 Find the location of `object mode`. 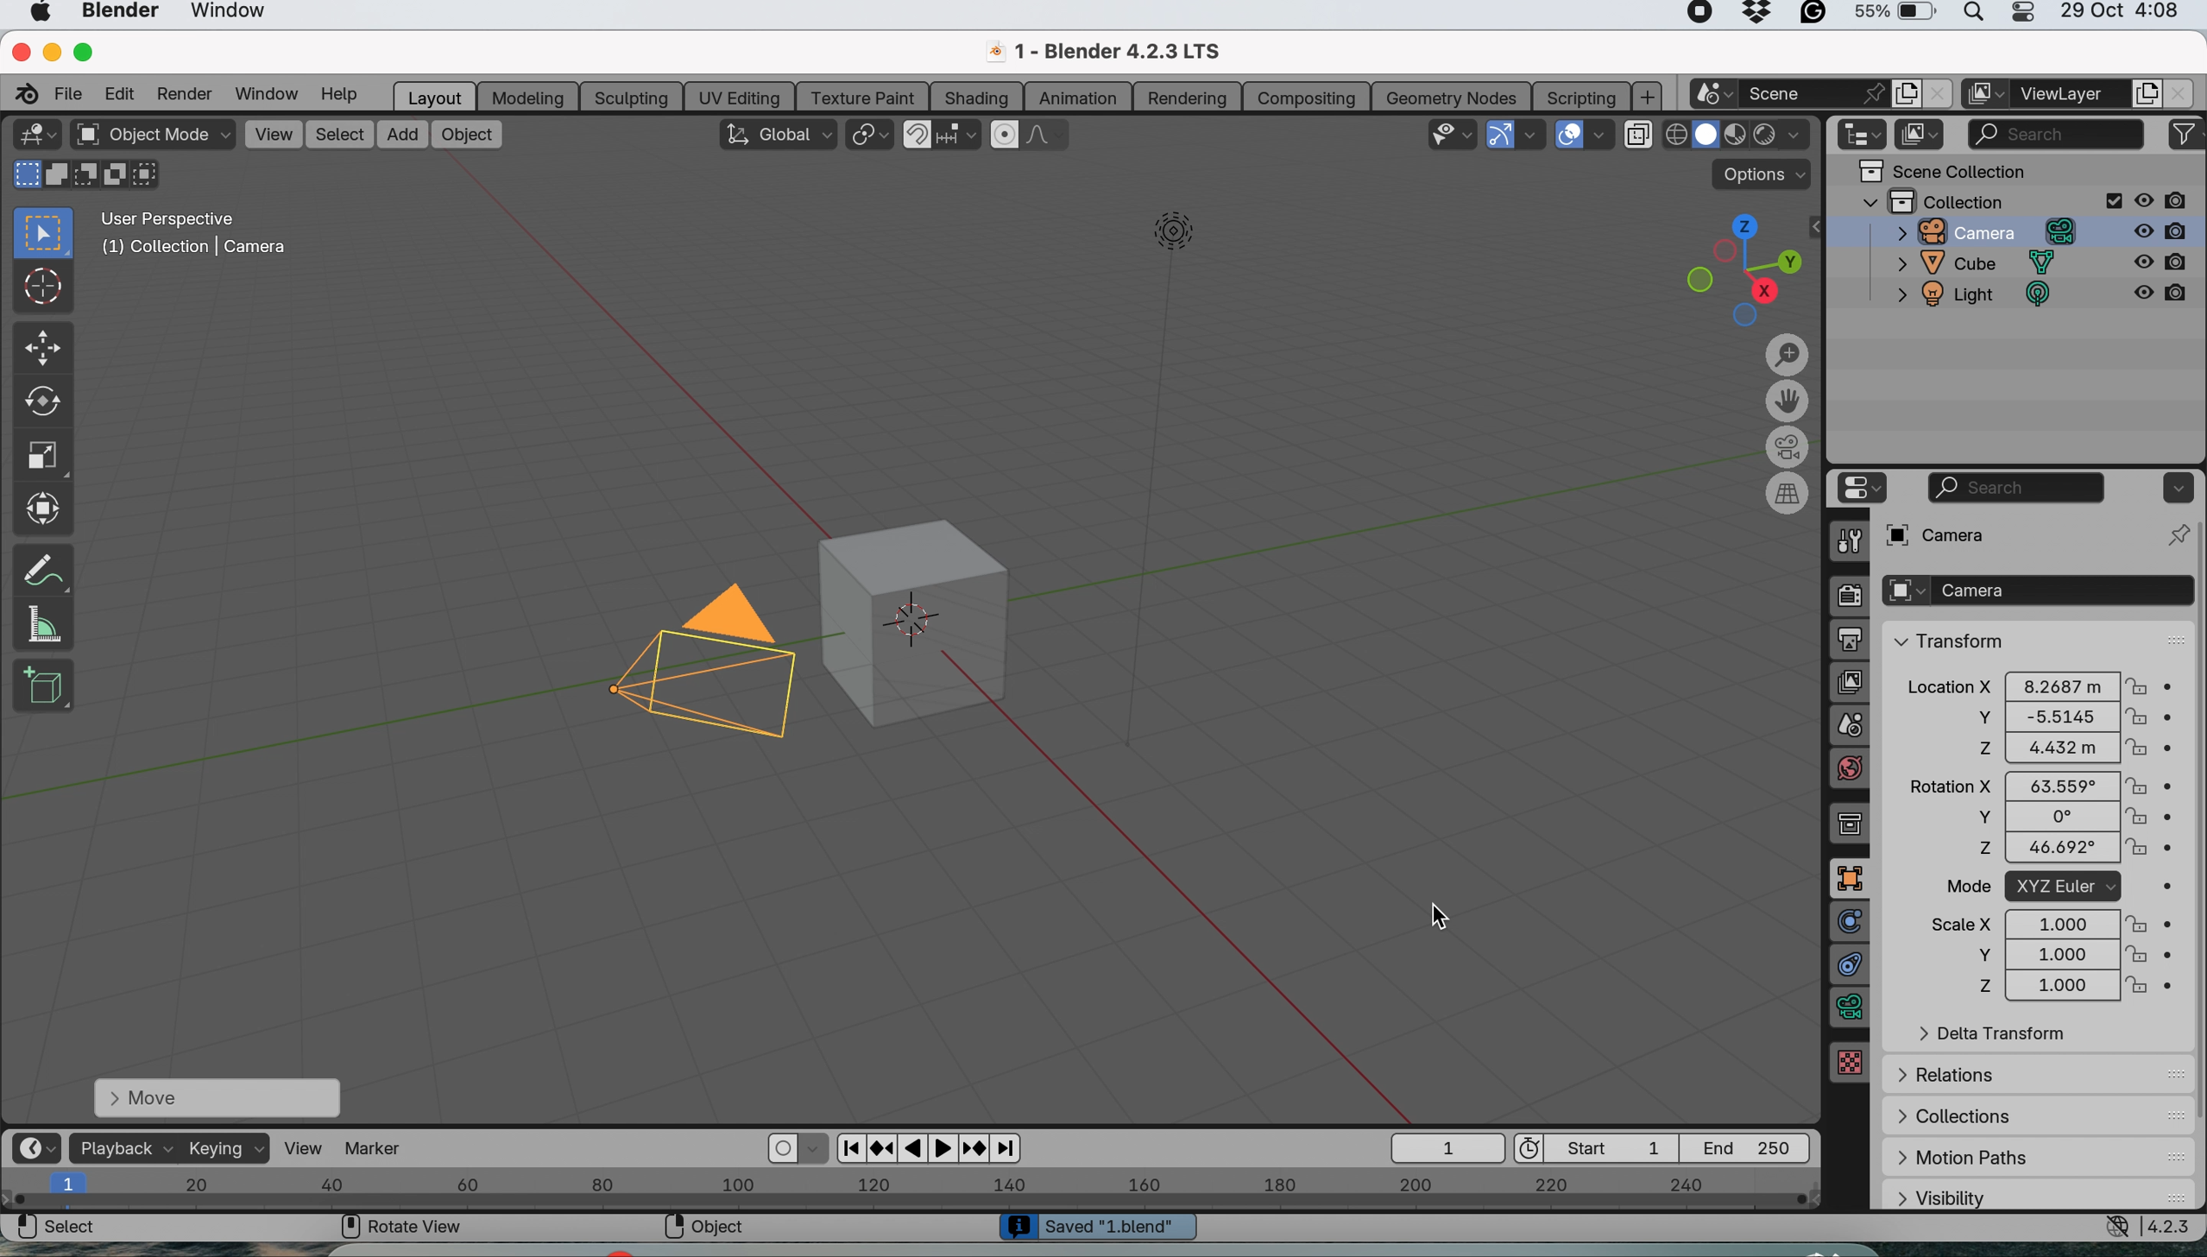

object mode is located at coordinates (152, 136).